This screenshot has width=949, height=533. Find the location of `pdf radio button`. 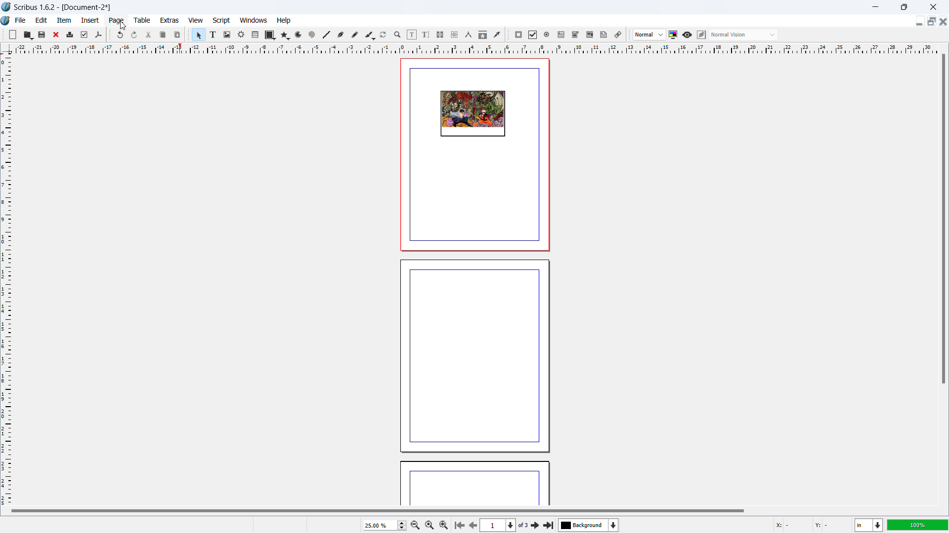

pdf radio button is located at coordinates (547, 34).